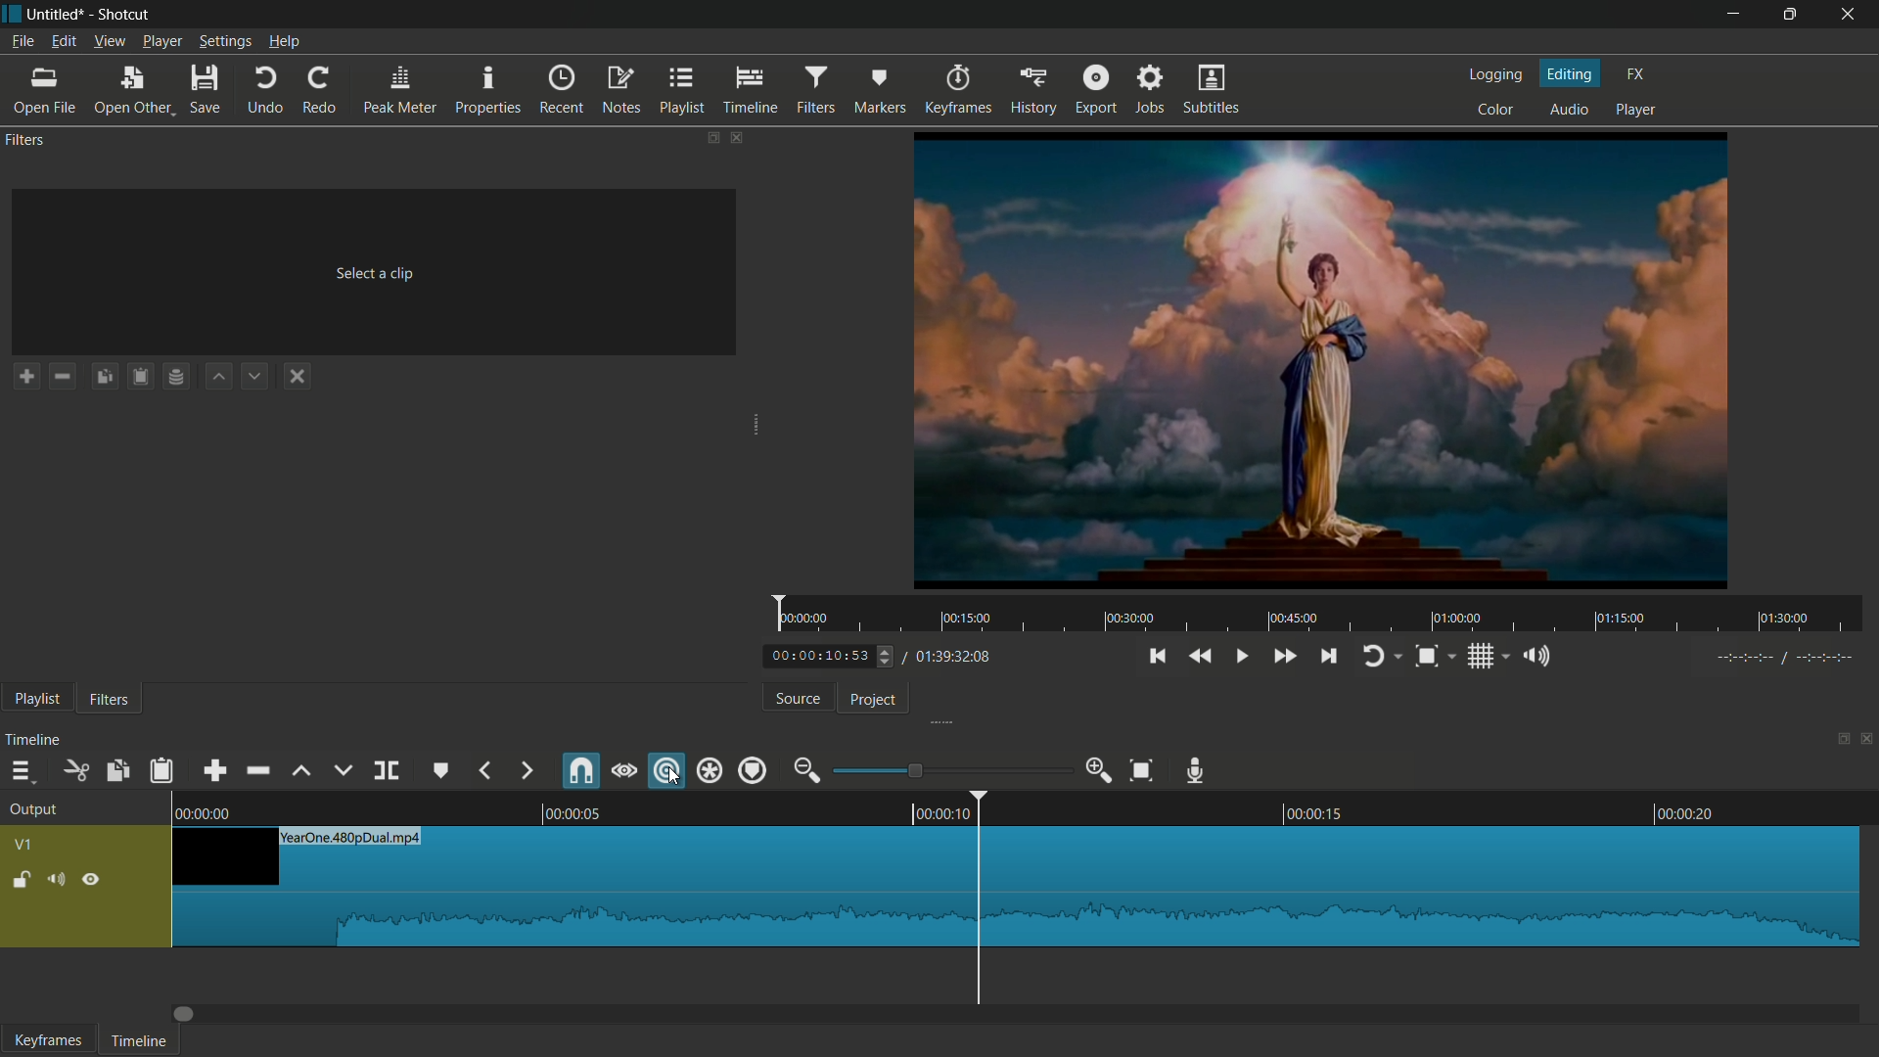  I want to click on notes, so click(621, 90).